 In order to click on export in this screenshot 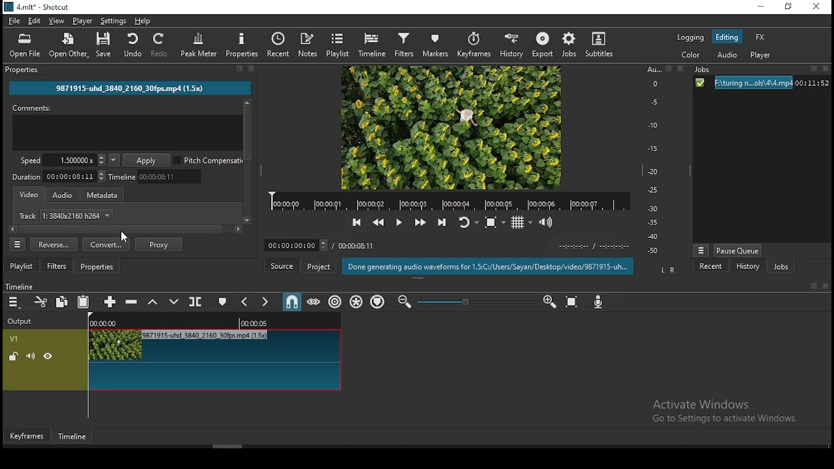, I will do `click(541, 44)`.